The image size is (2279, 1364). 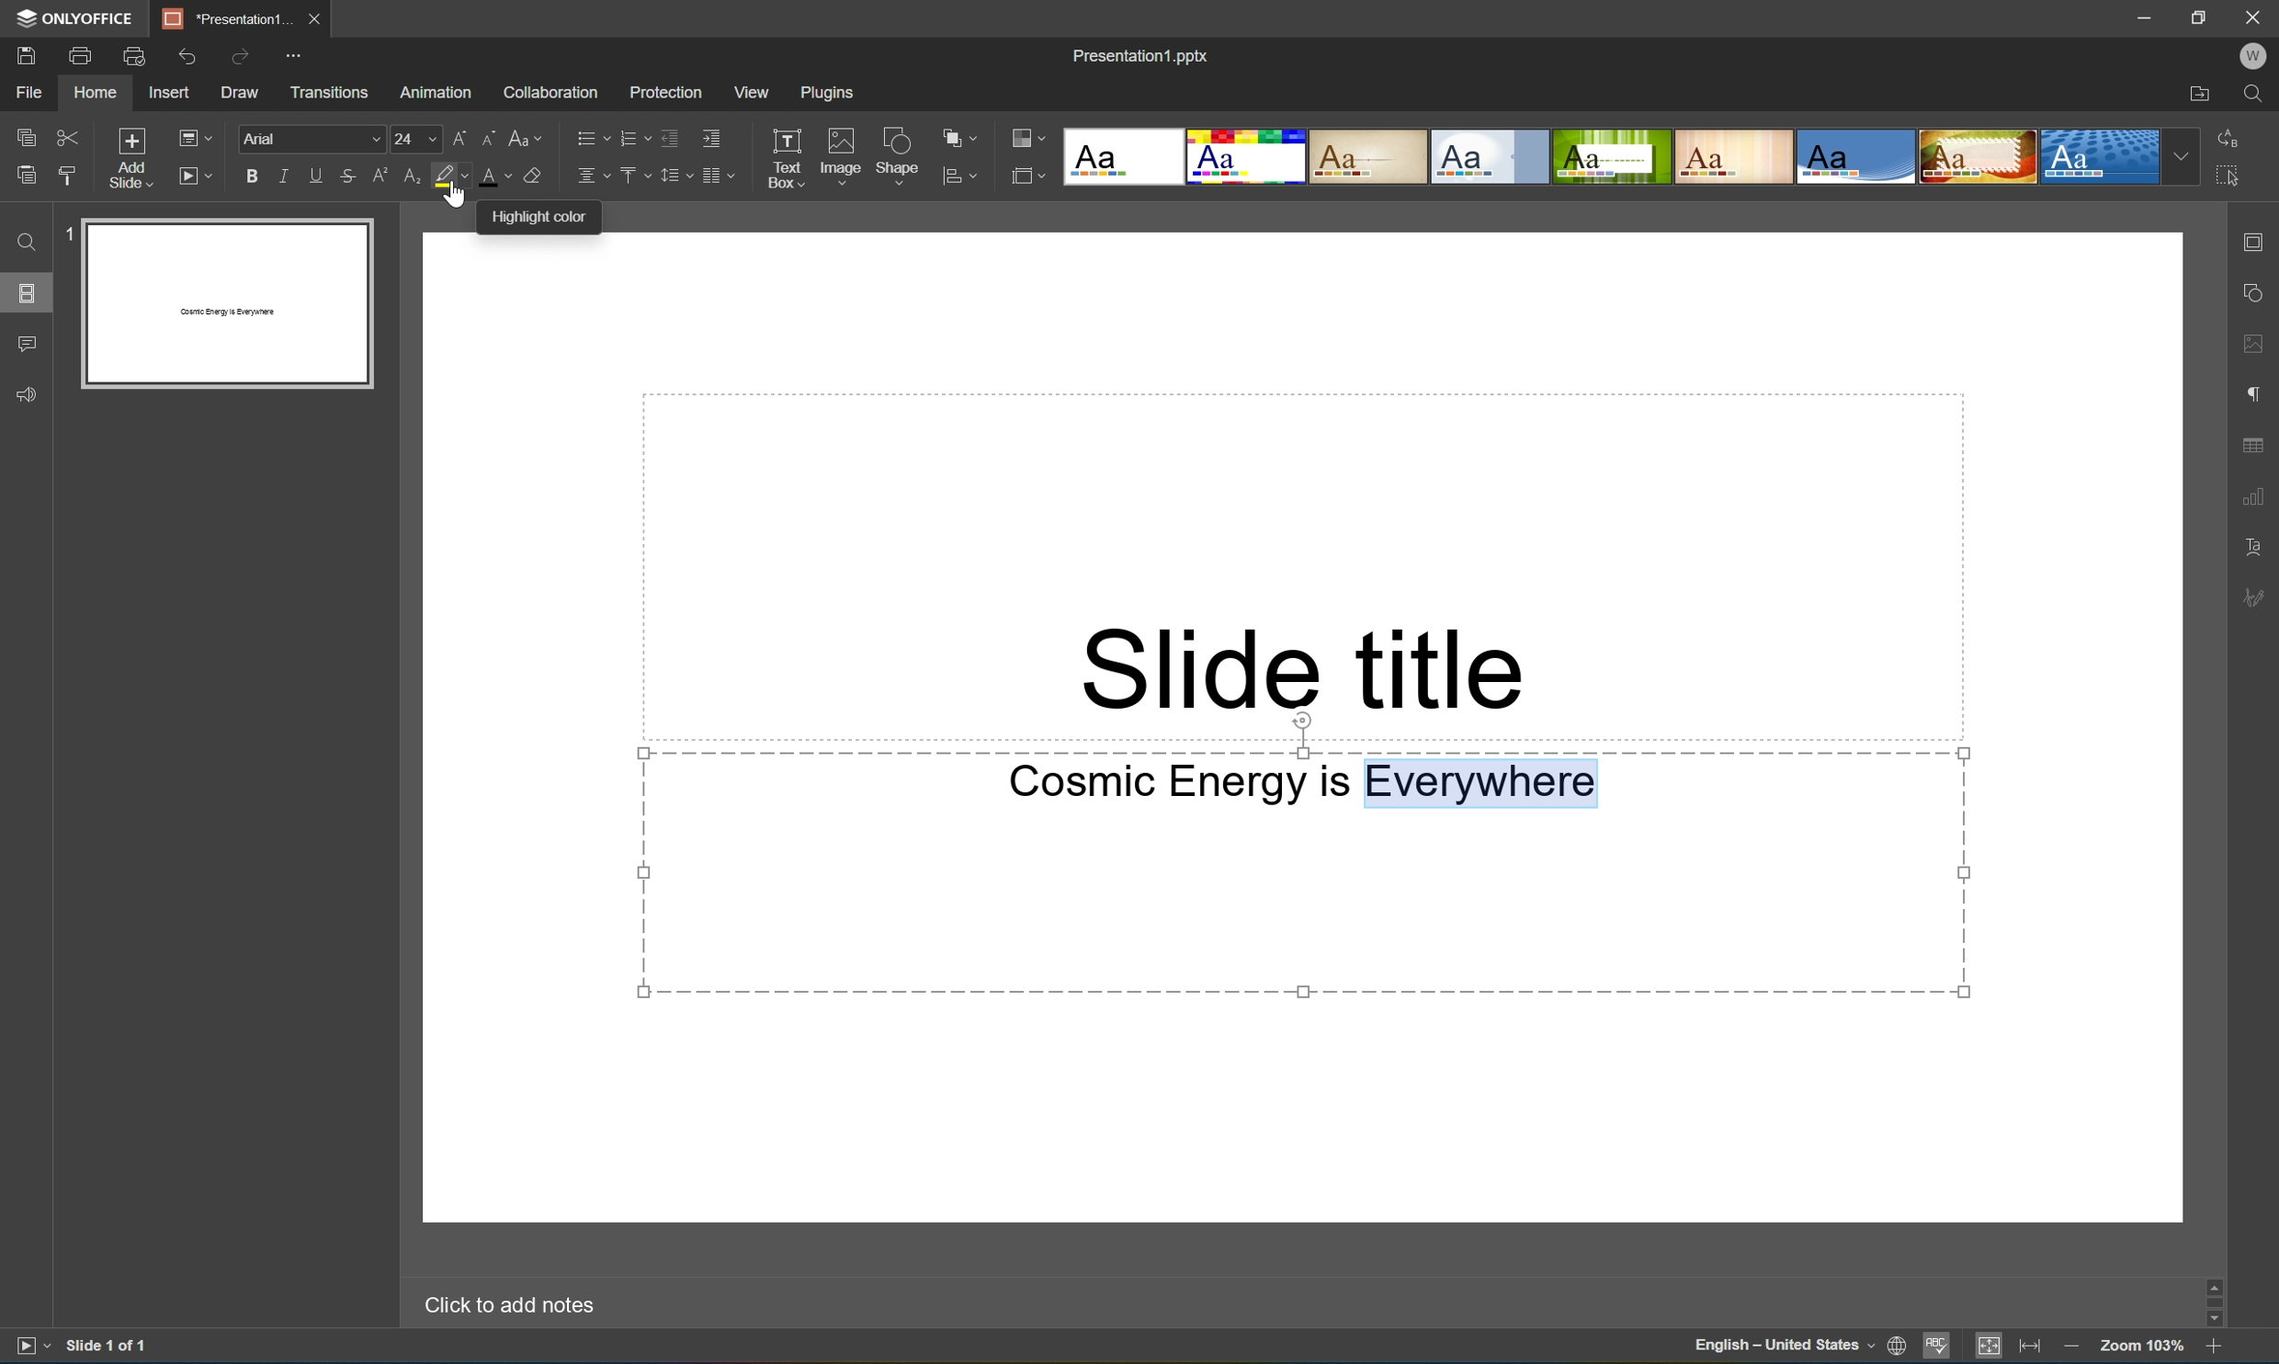 What do you see at coordinates (192, 137) in the screenshot?
I see `Change slide layout` at bounding box center [192, 137].